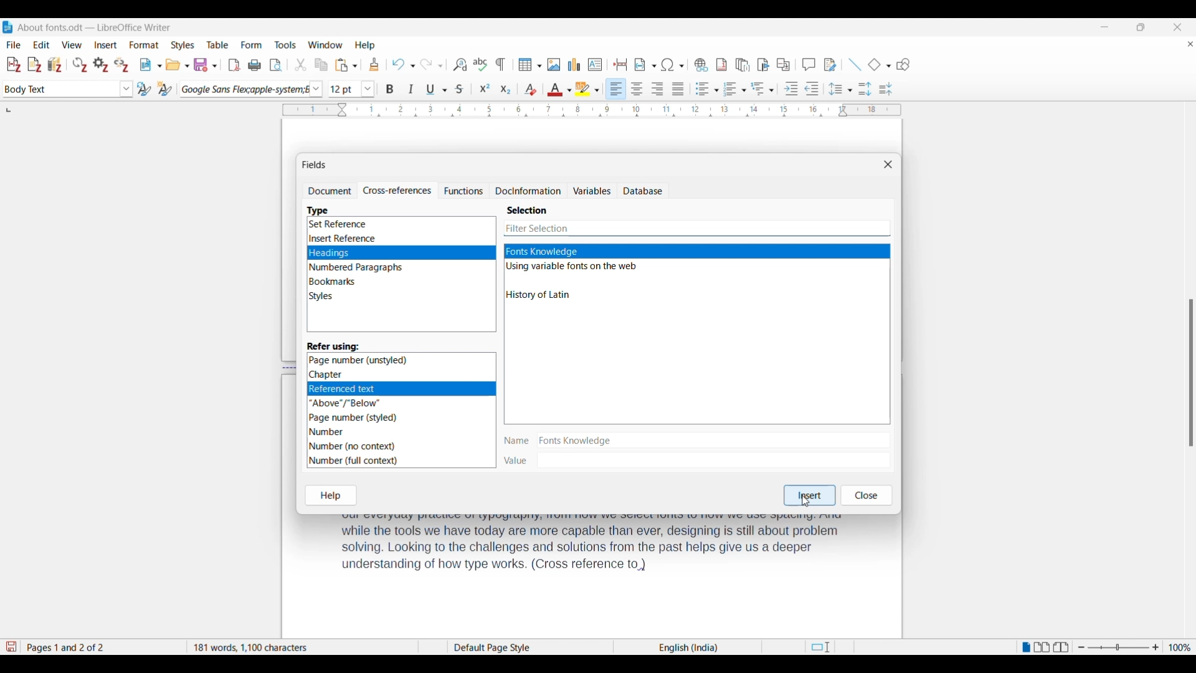 This screenshot has height=673, width=1196. I want to click on Toggle unordered list, so click(707, 88).